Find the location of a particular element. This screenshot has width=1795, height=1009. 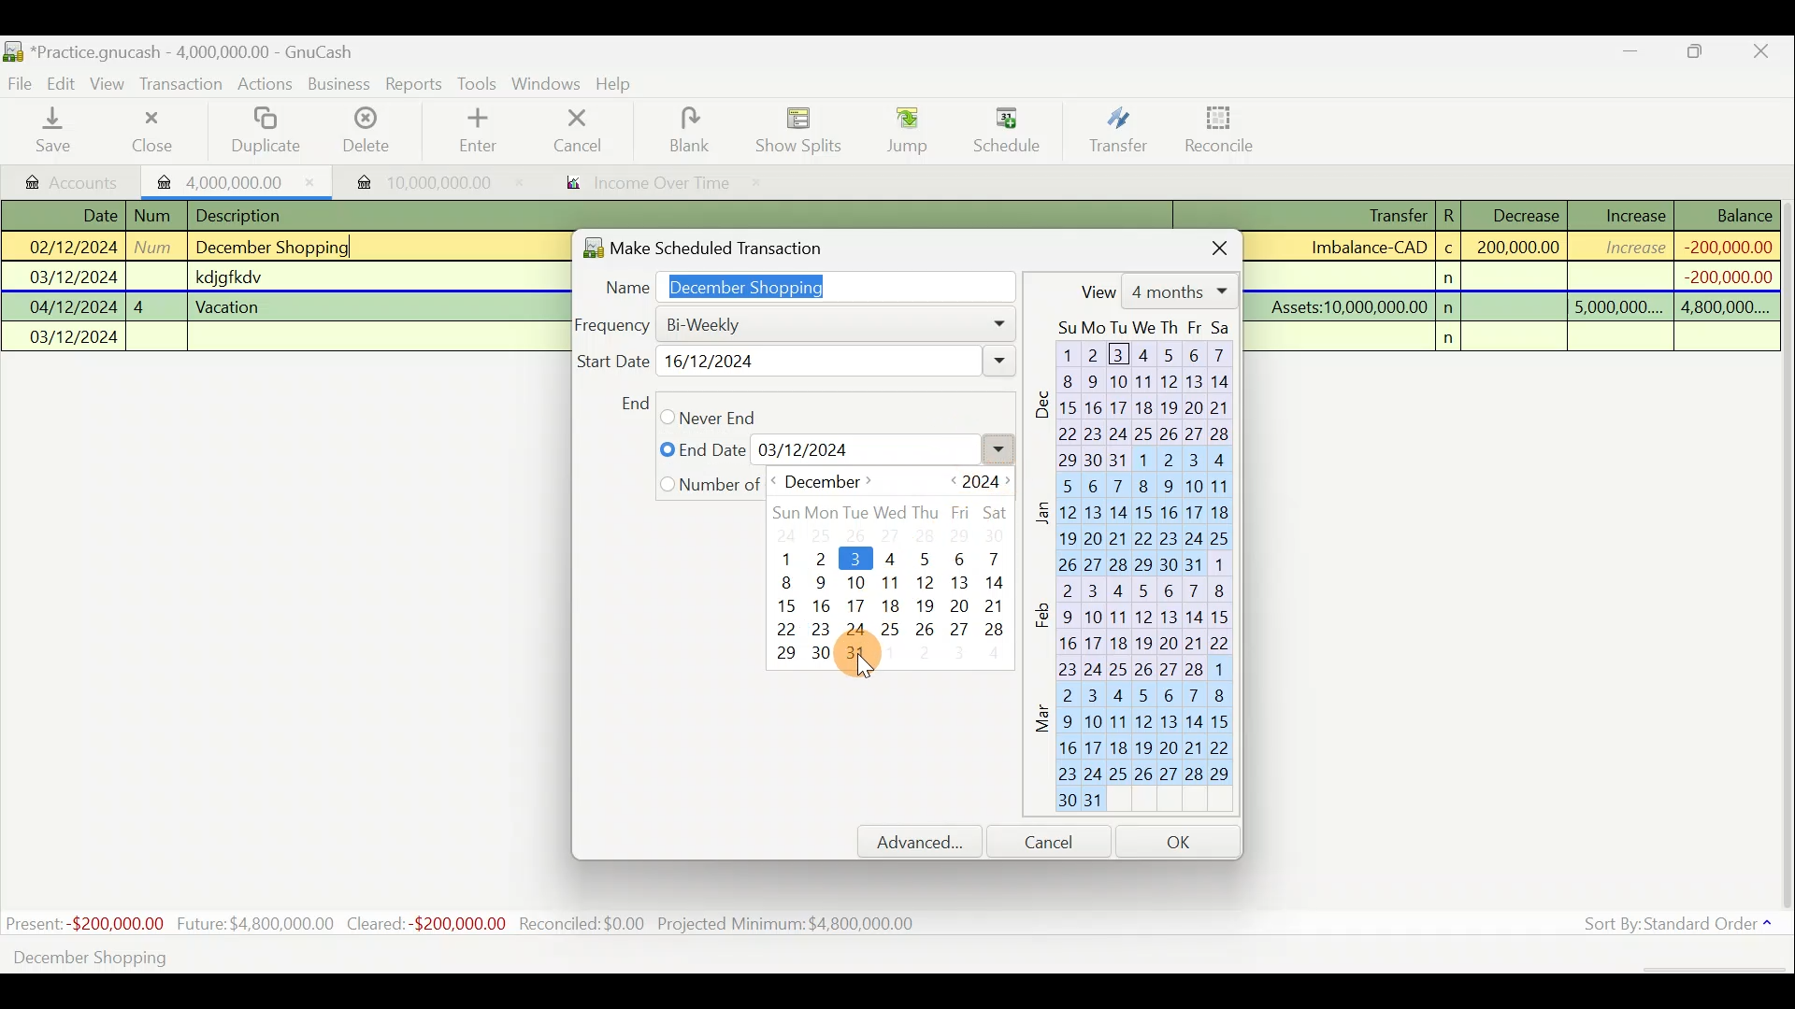

Transaction is located at coordinates (182, 84).